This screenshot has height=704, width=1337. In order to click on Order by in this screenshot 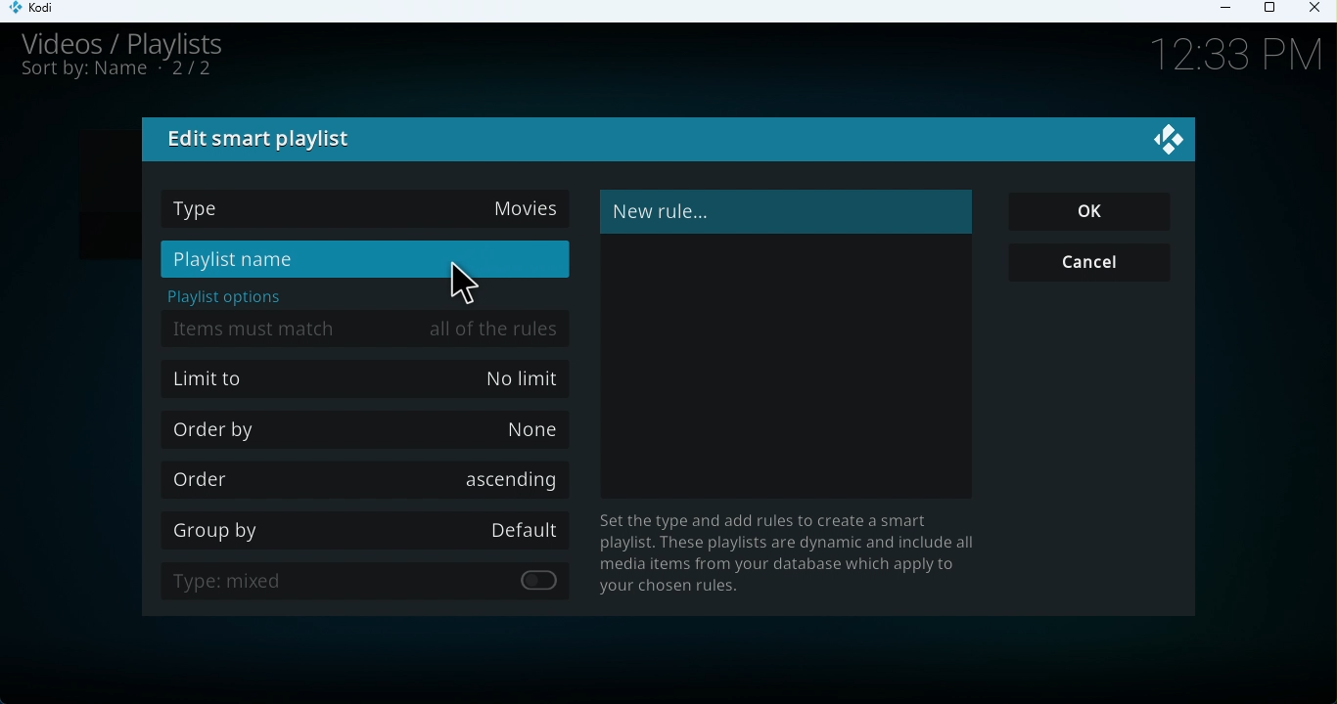, I will do `click(371, 428)`.